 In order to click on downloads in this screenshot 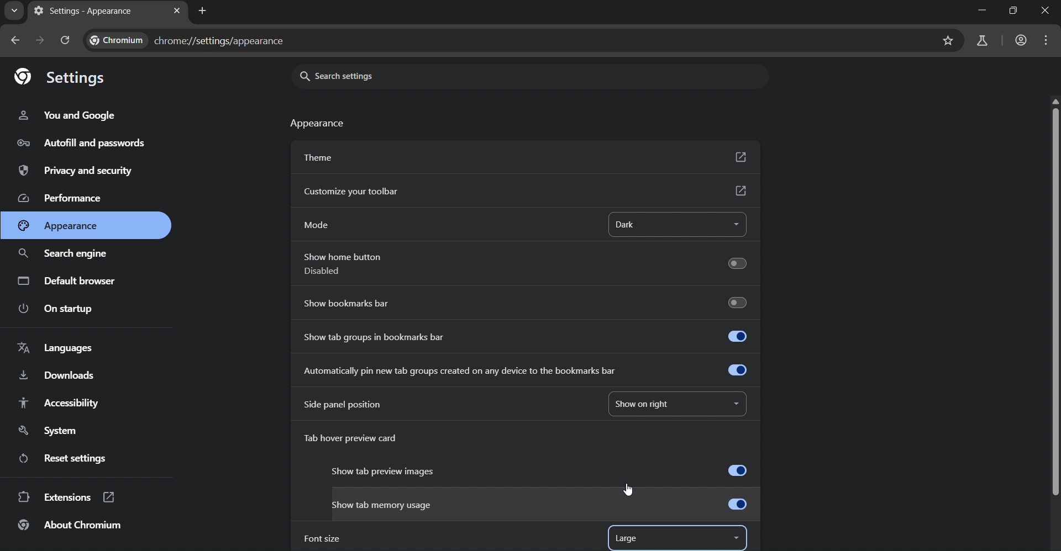, I will do `click(59, 374)`.